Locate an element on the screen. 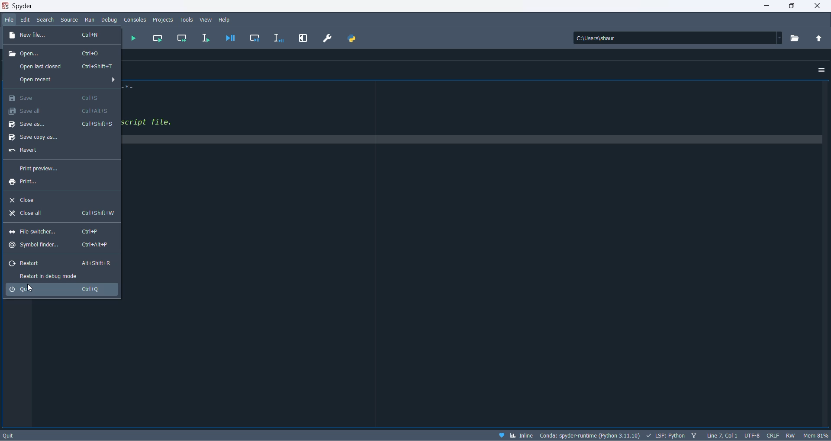 This screenshot has width=831, height=441. file EOL status is located at coordinates (773, 435).